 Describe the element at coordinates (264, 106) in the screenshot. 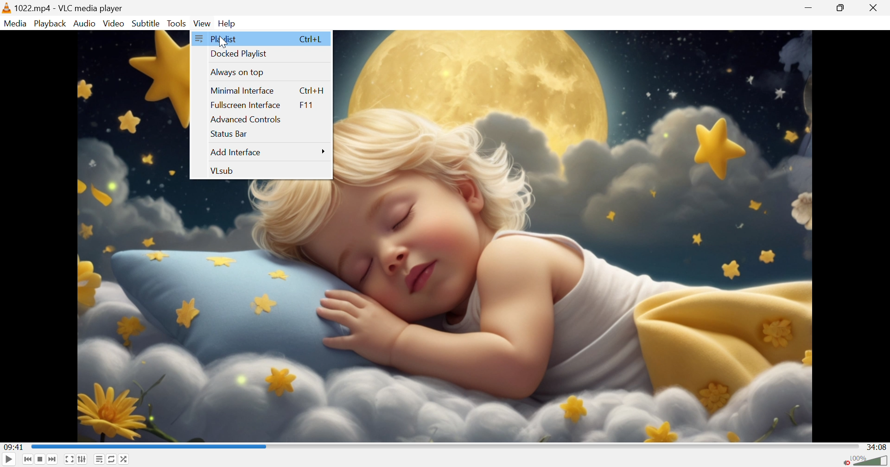

I see `Fullscreen` at that location.